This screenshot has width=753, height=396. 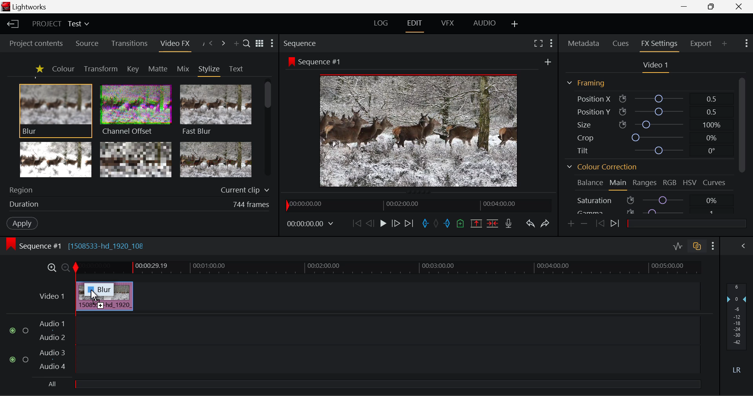 What do you see at coordinates (384, 24) in the screenshot?
I see `LOG Layout` at bounding box center [384, 24].